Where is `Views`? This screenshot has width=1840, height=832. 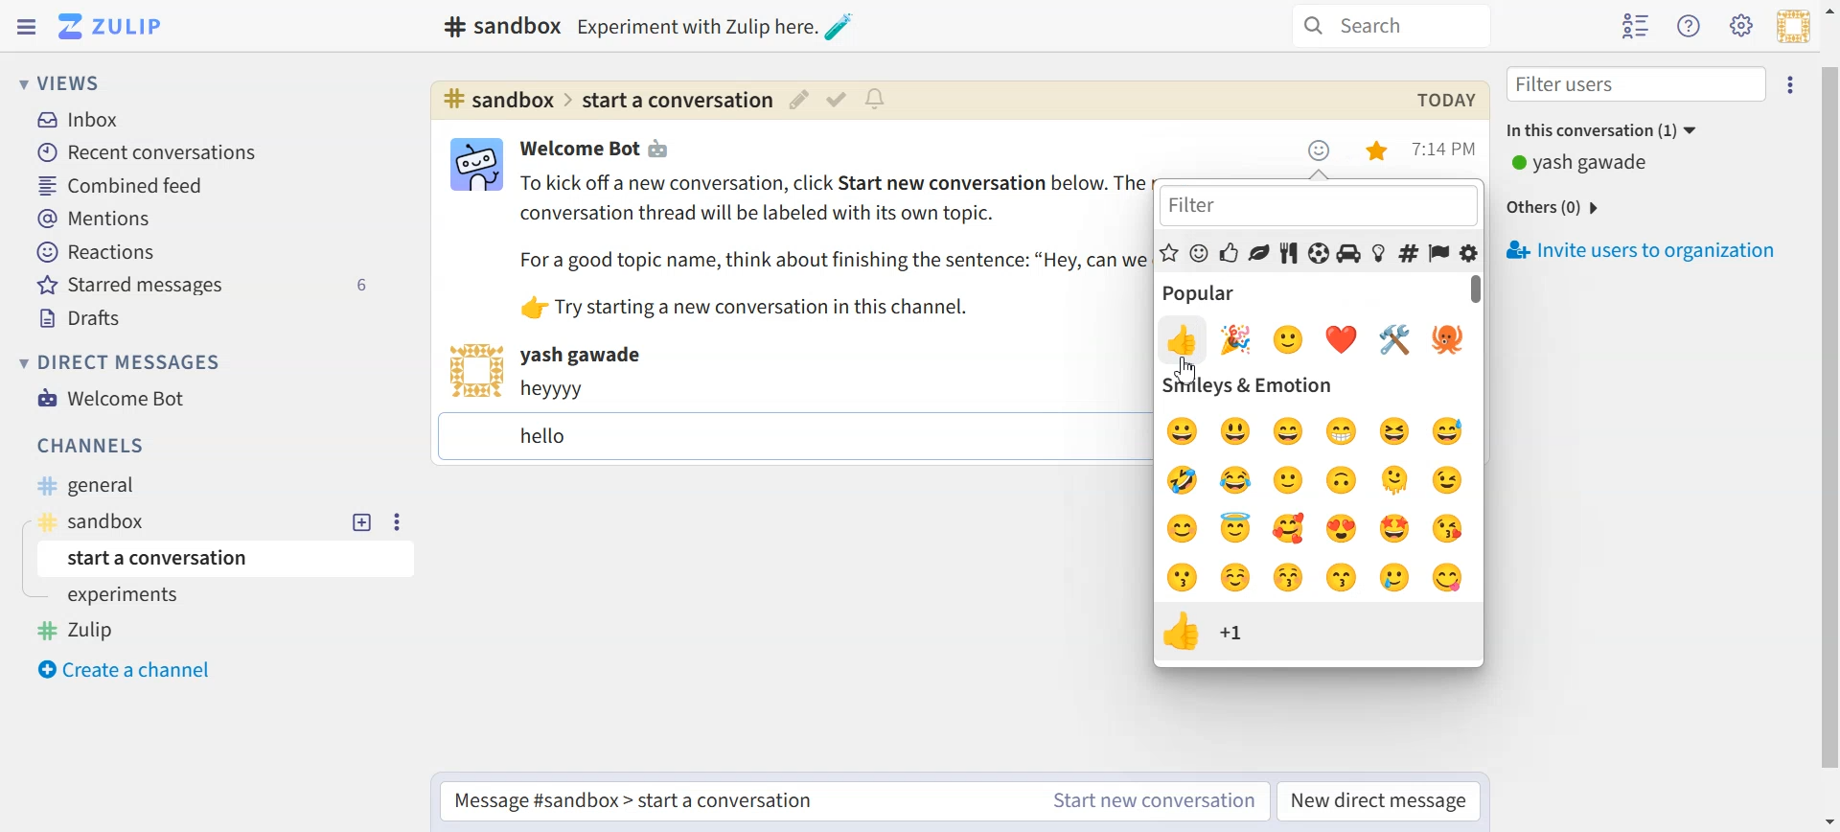 Views is located at coordinates (66, 82).